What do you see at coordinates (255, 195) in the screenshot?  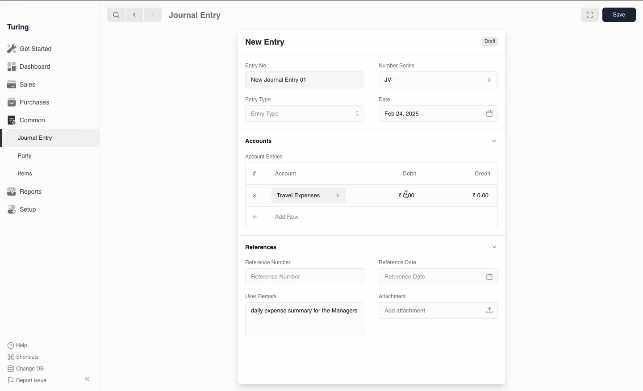 I see `Add` at bounding box center [255, 195].